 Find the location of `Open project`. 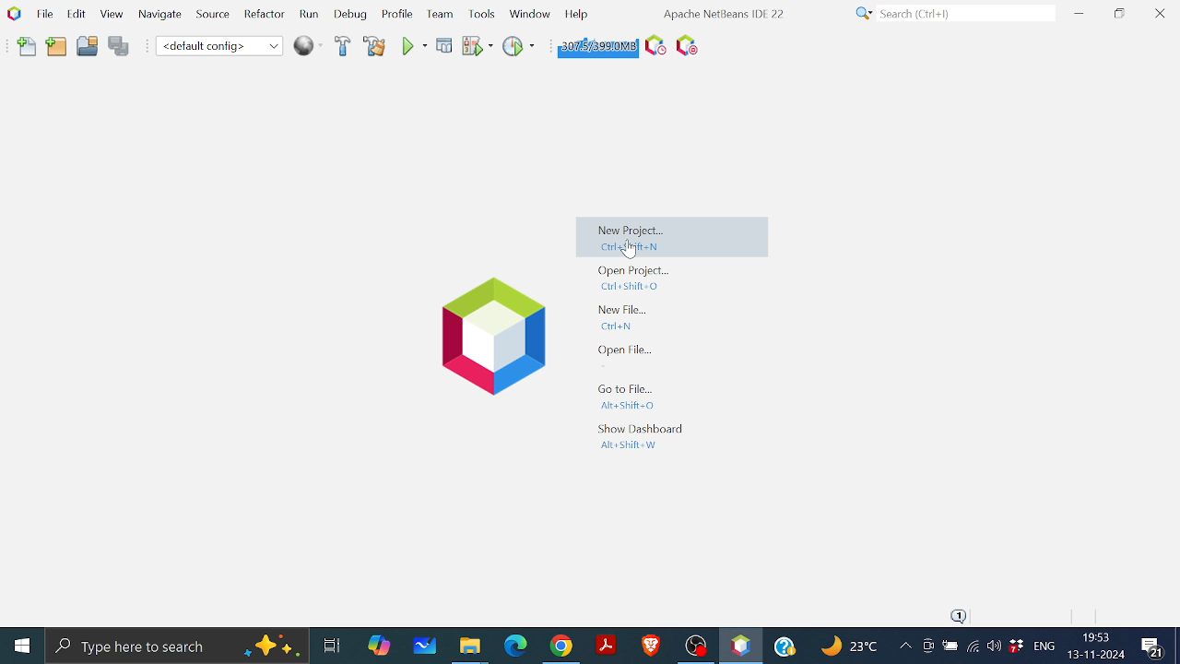

Open project is located at coordinates (88, 49).